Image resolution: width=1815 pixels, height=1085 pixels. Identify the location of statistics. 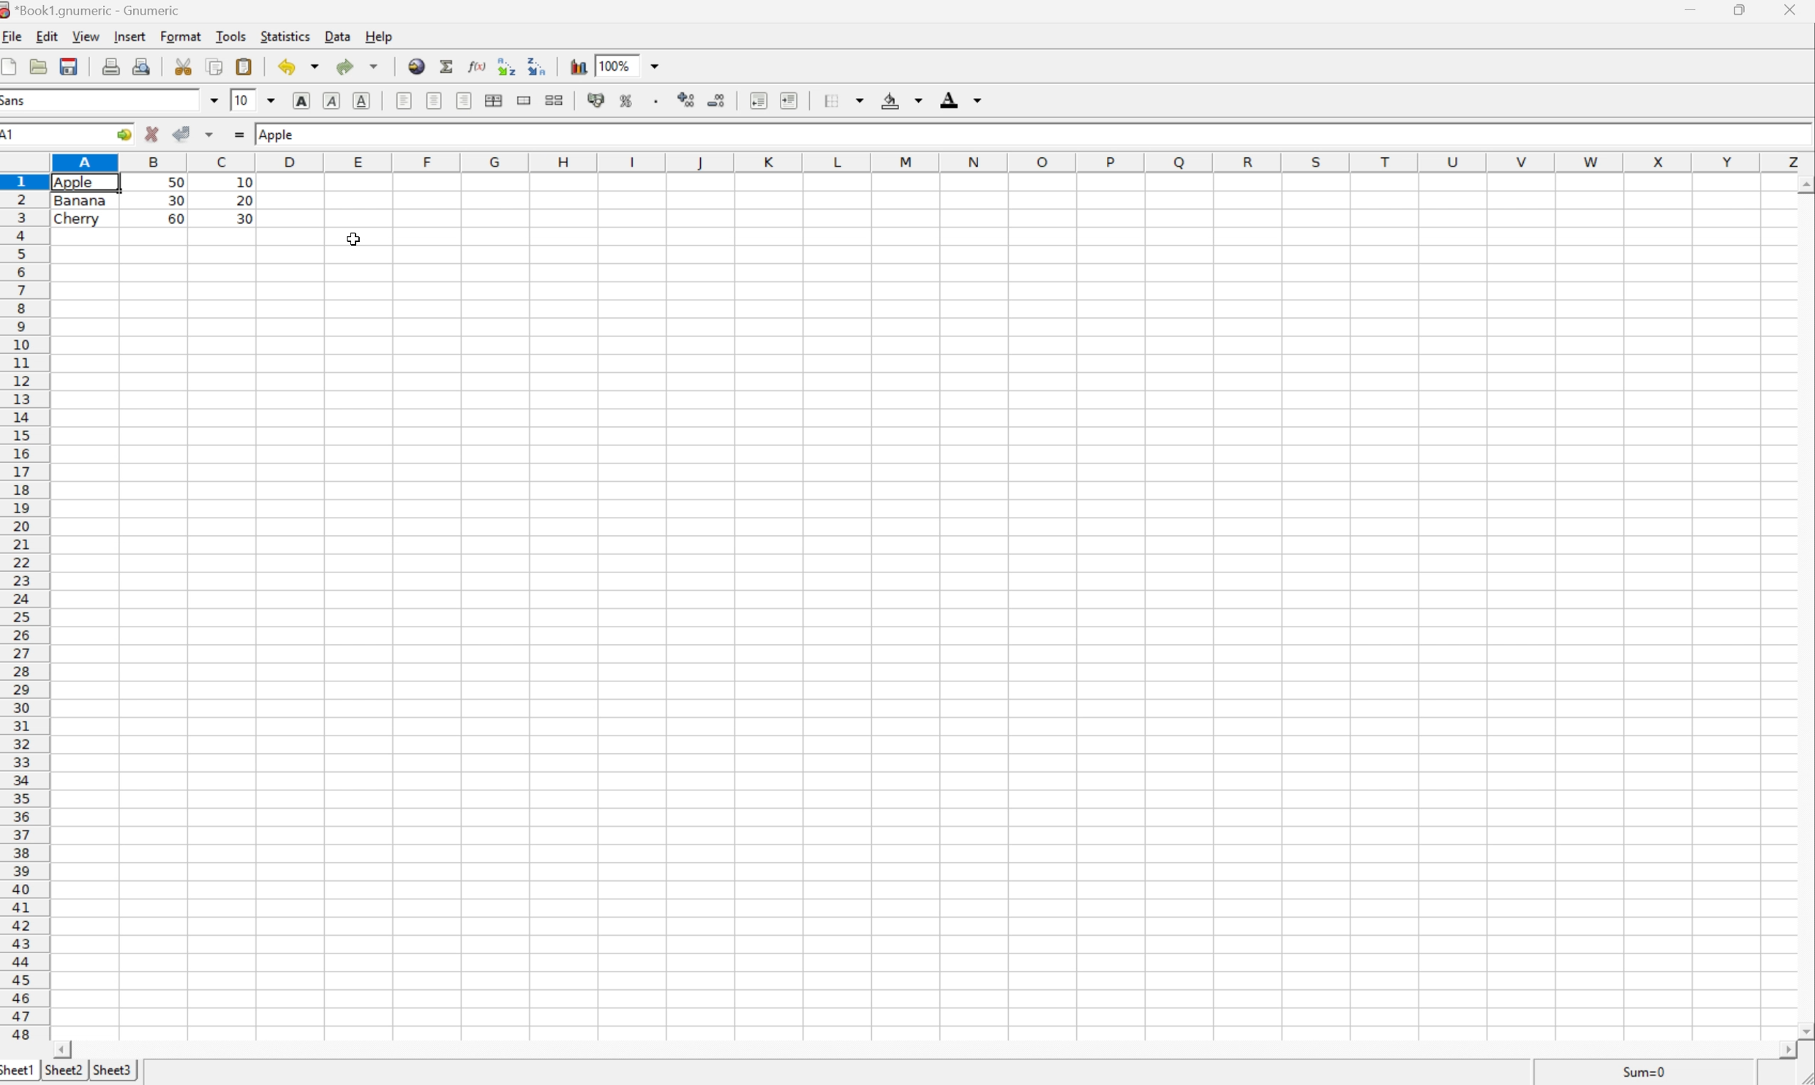
(290, 36).